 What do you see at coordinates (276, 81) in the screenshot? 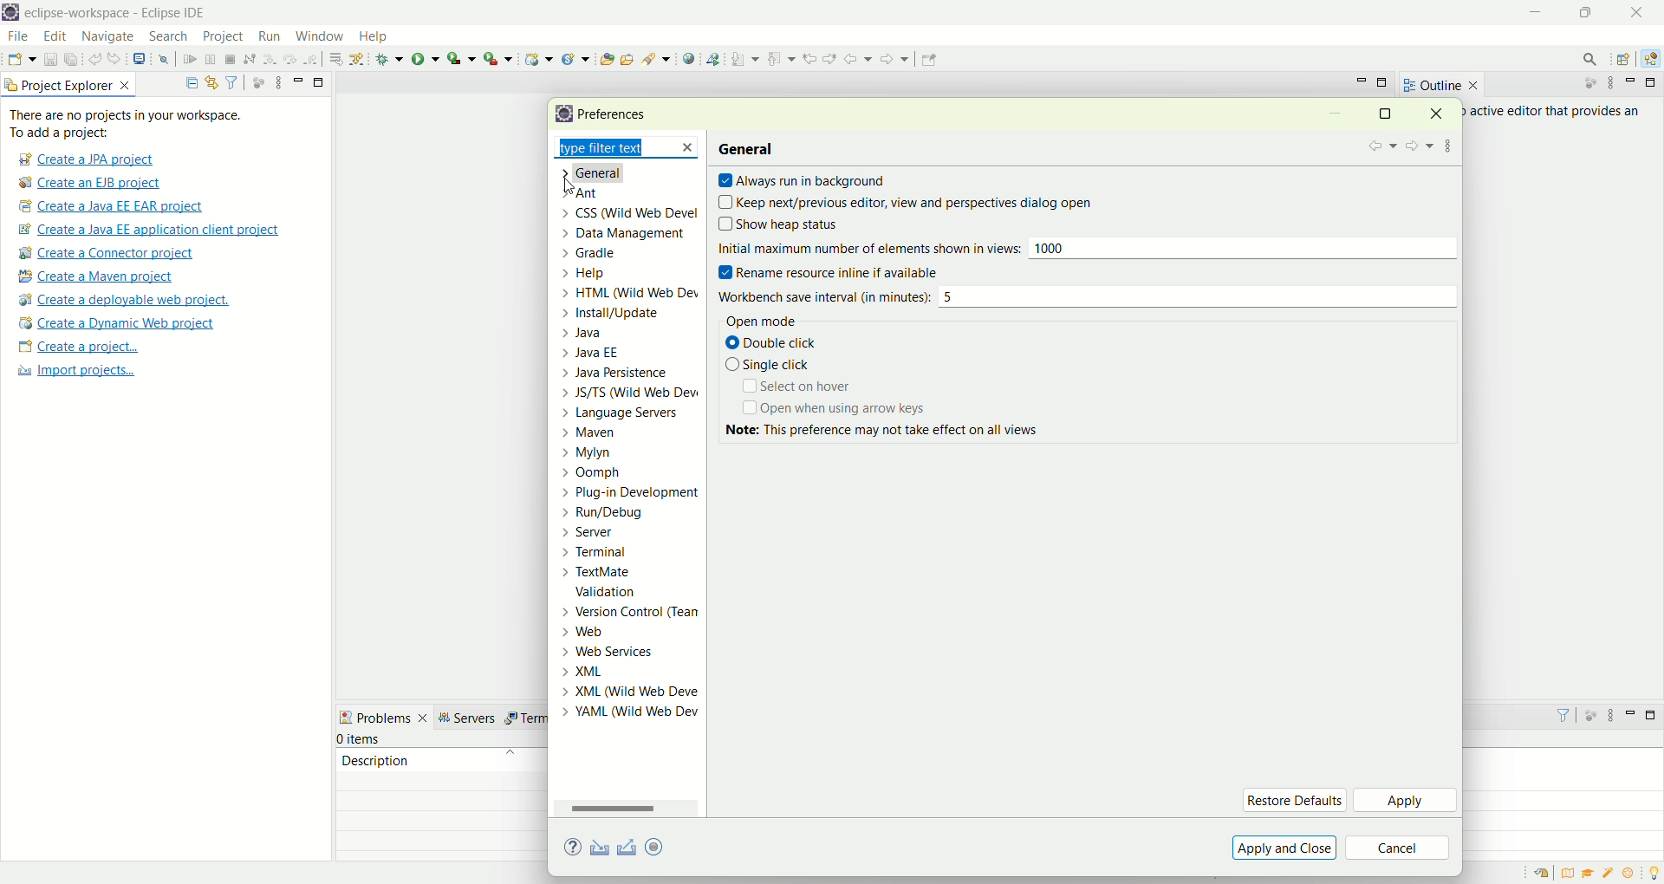
I see `view menu` at bounding box center [276, 81].